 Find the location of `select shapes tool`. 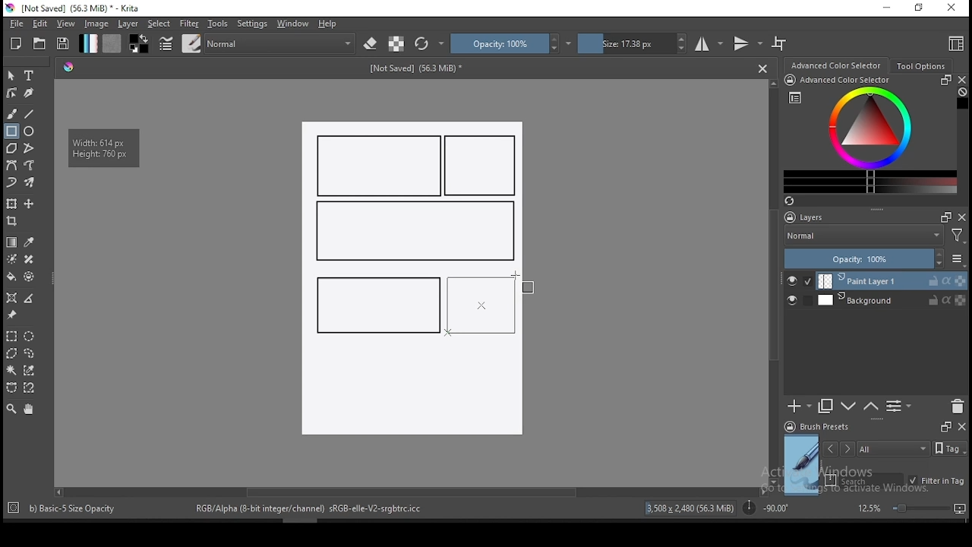

select shapes tool is located at coordinates (11, 75).